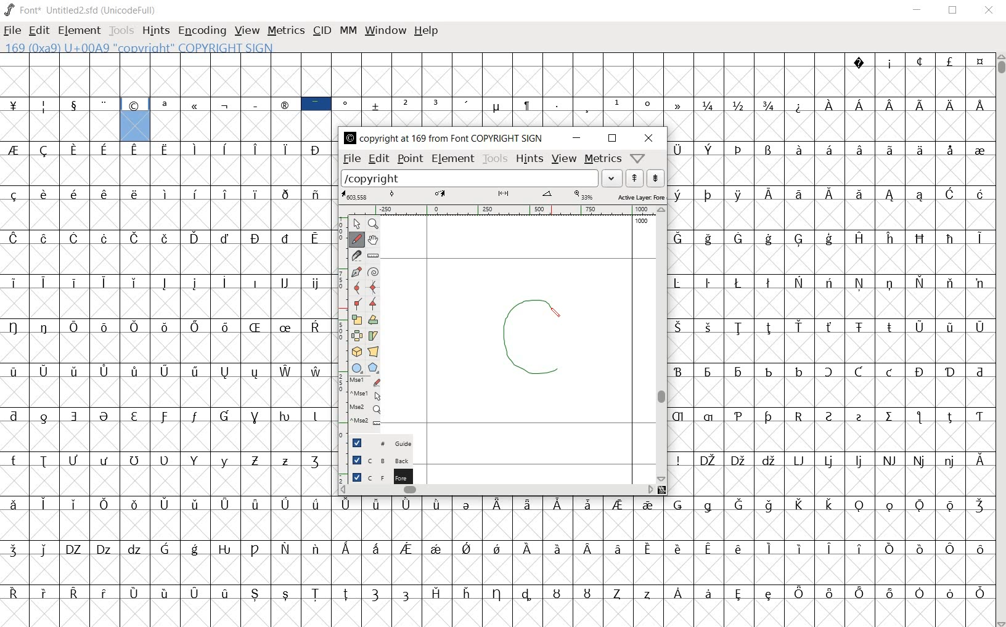 Image resolution: width=1006 pixels, height=627 pixels. Describe the element at coordinates (831, 317) in the screenshot. I see `glyph characters` at that location.